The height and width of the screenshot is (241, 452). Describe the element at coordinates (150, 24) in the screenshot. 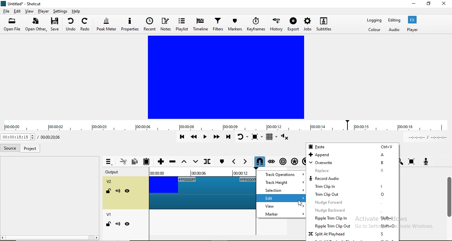

I see `recent` at that location.